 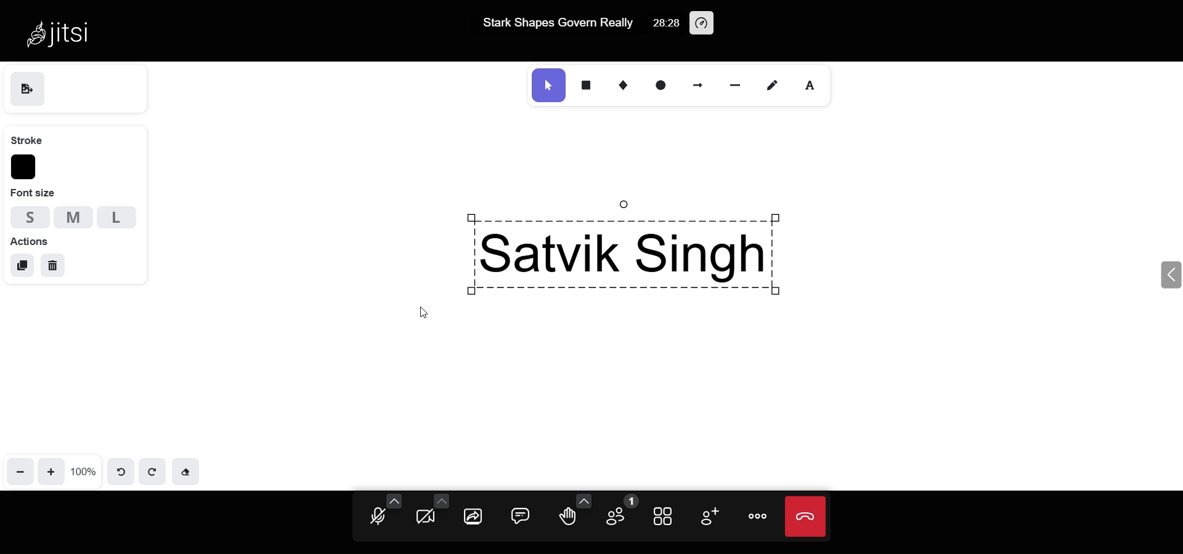 What do you see at coordinates (150, 470) in the screenshot?
I see `redo` at bounding box center [150, 470].